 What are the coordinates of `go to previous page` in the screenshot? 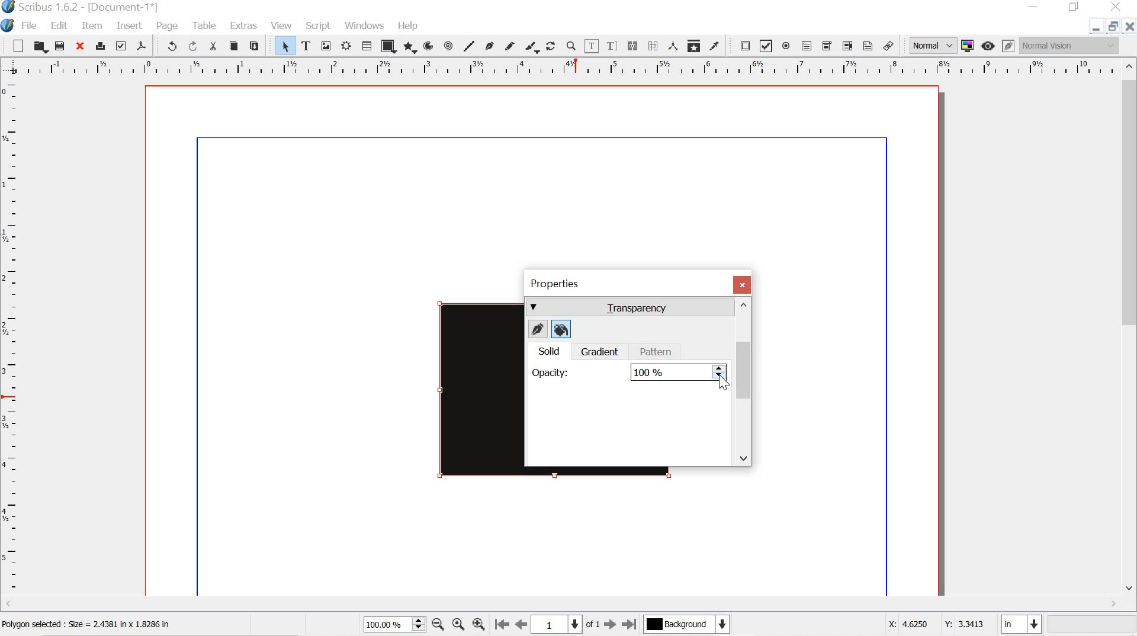 It's located at (520, 625).